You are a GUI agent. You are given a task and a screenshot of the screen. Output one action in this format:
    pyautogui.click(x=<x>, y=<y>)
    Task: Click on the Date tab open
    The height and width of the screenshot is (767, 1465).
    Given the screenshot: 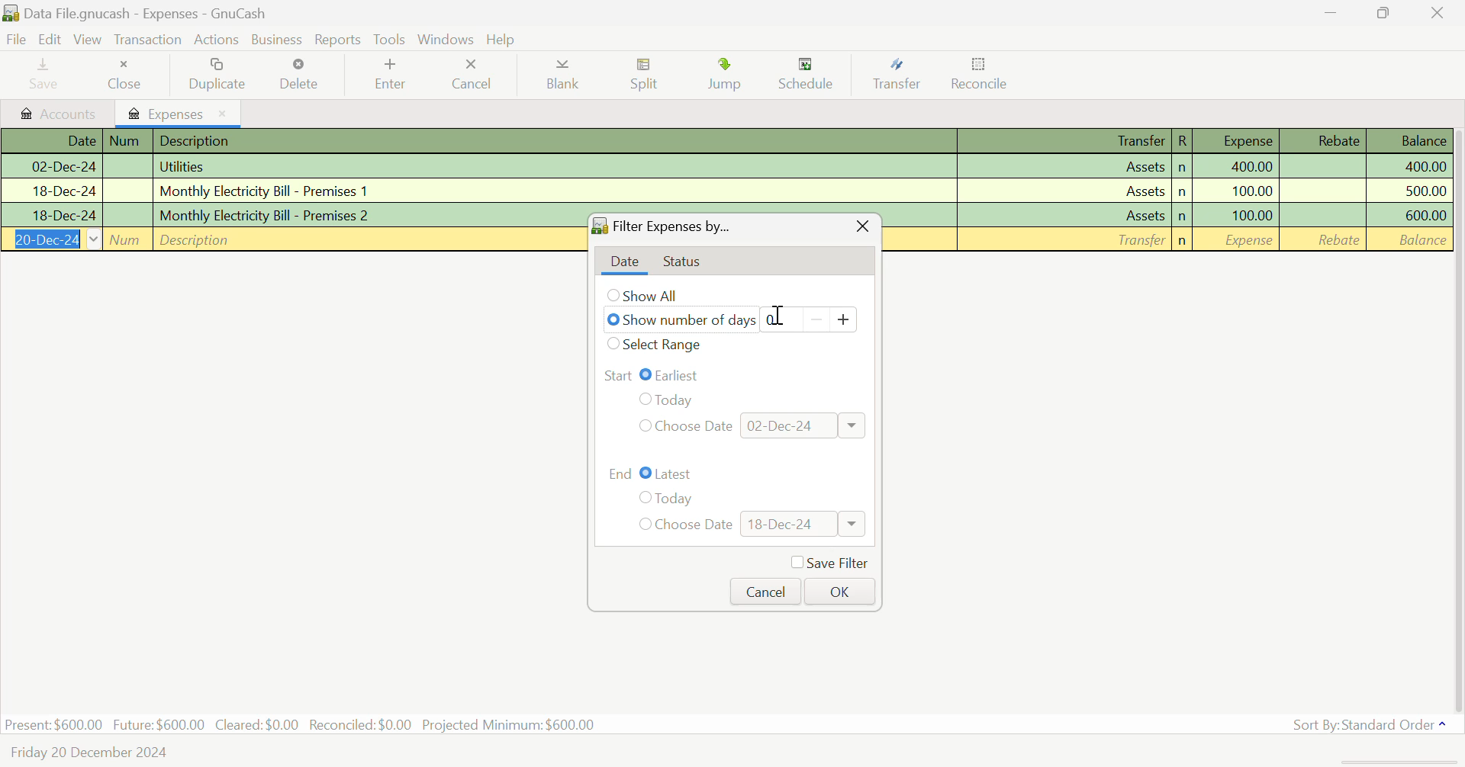 What is the action you would take?
    pyautogui.click(x=624, y=263)
    